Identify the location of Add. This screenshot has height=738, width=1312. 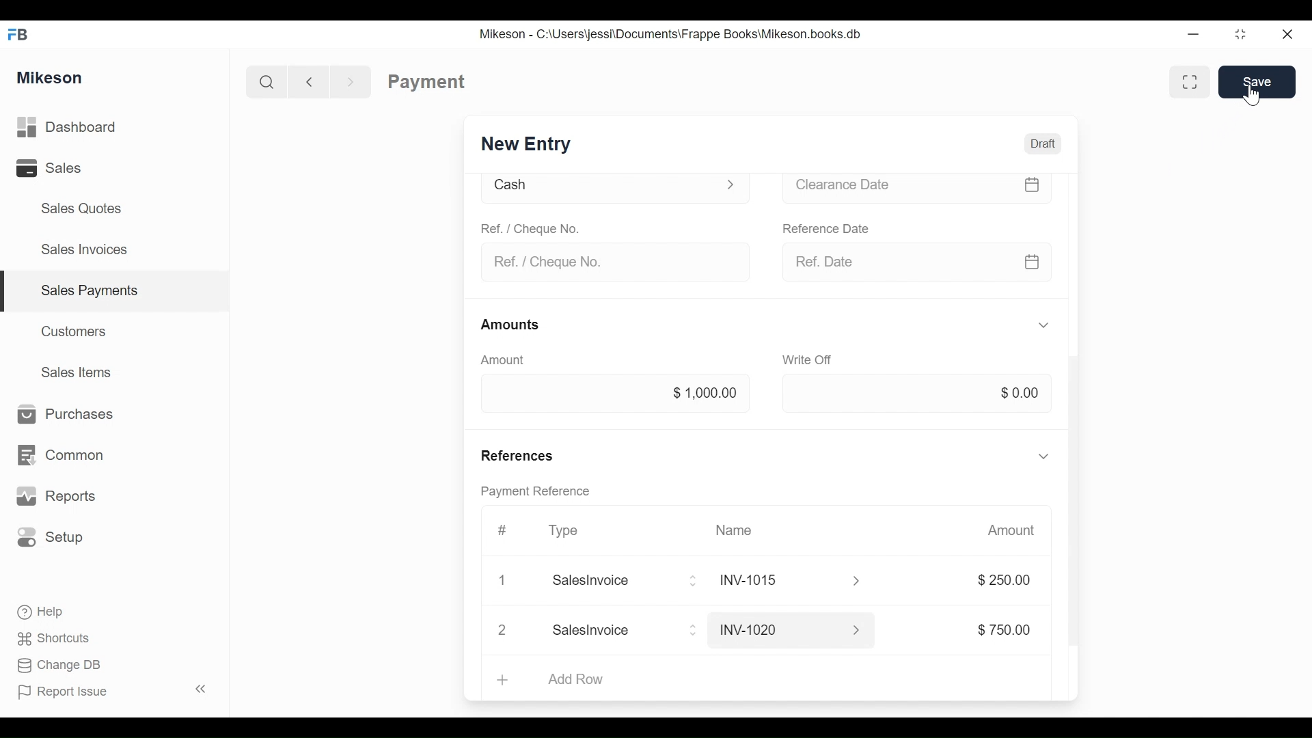
(500, 677).